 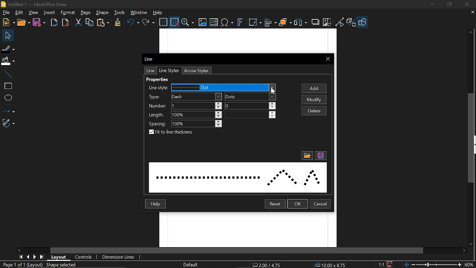 I want to click on Reset, so click(x=275, y=204).